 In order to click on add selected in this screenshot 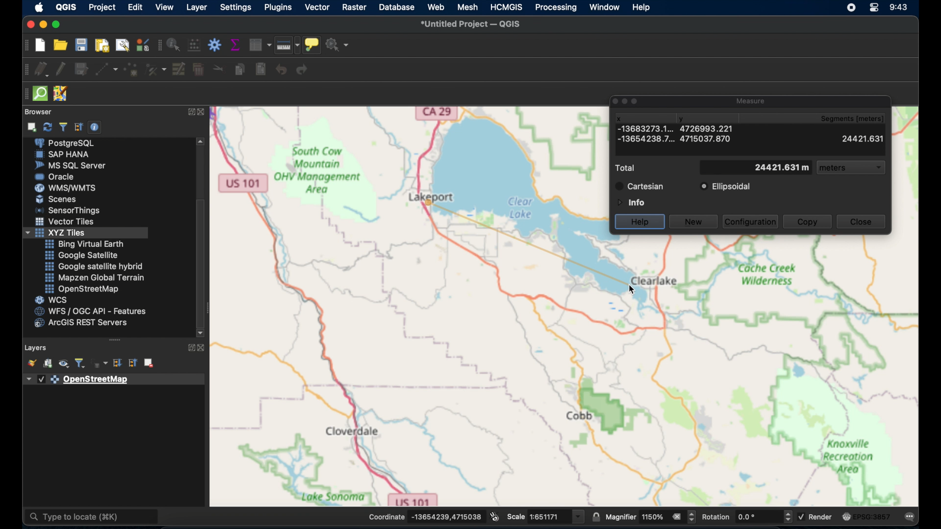, I will do `click(33, 127)`.